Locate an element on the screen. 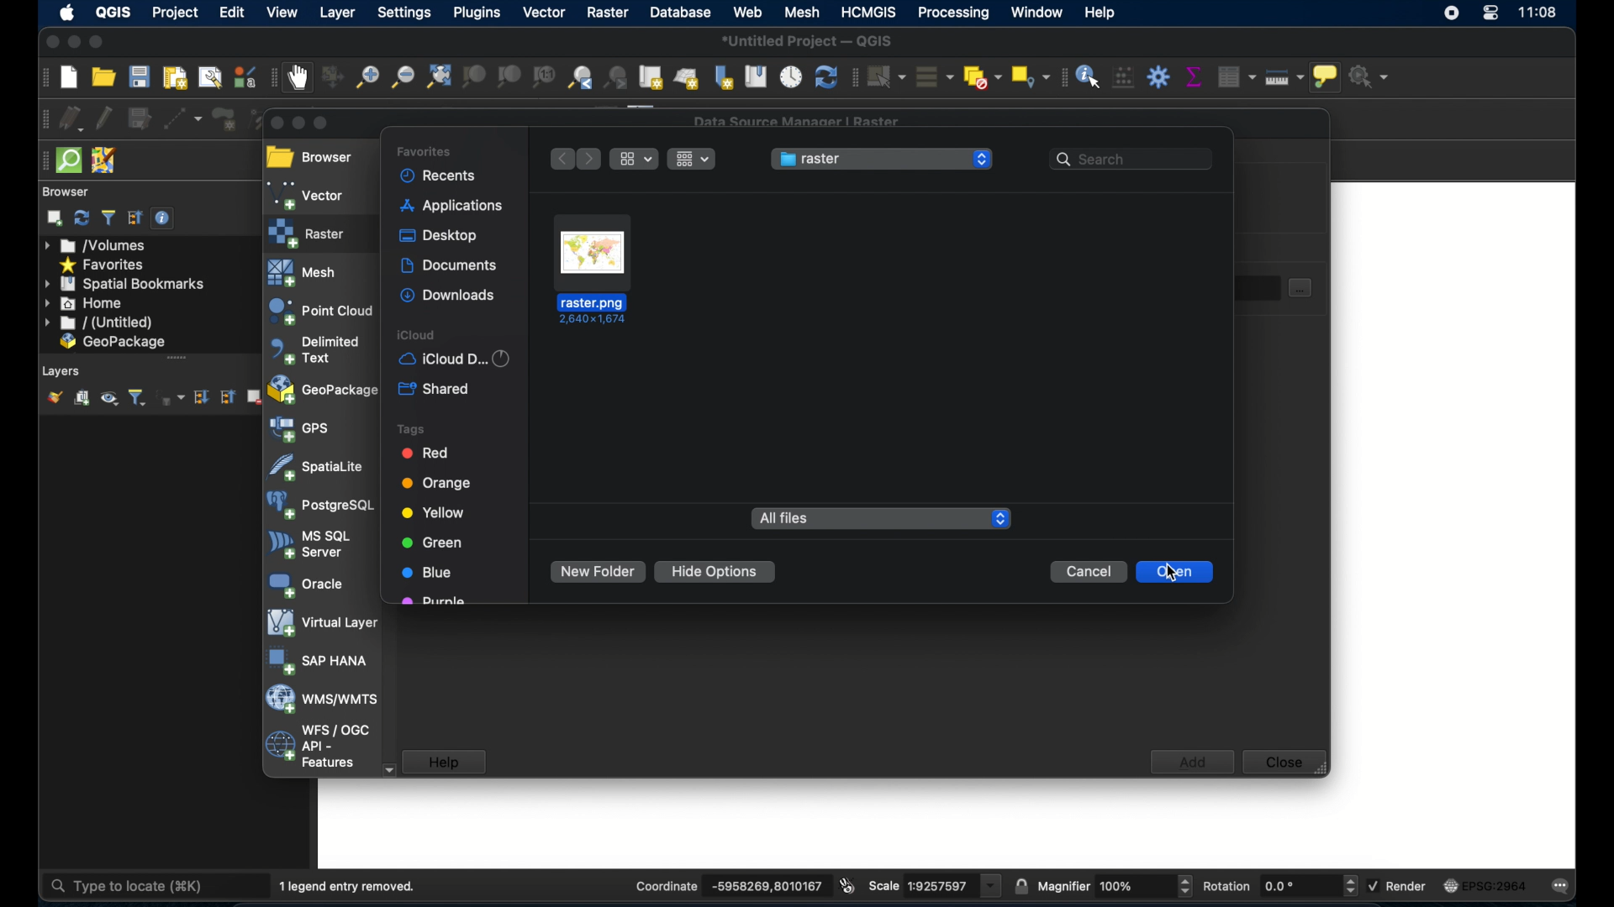  open project is located at coordinates (105, 76).